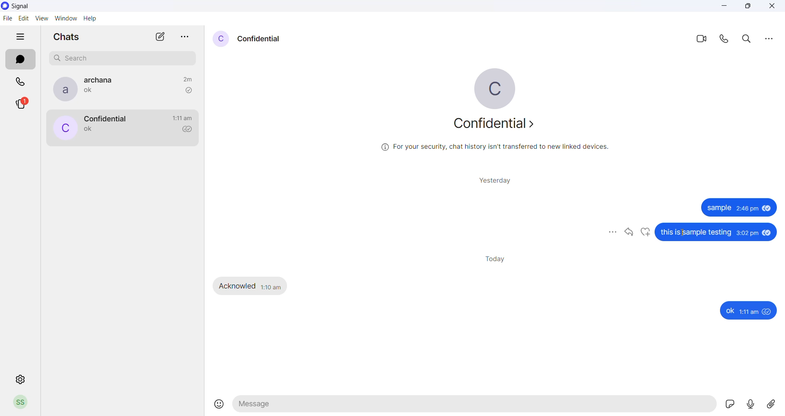 The height and width of the screenshot is (416, 785). What do you see at coordinates (607, 233) in the screenshot?
I see `more options` at bounding box center [607, 233].